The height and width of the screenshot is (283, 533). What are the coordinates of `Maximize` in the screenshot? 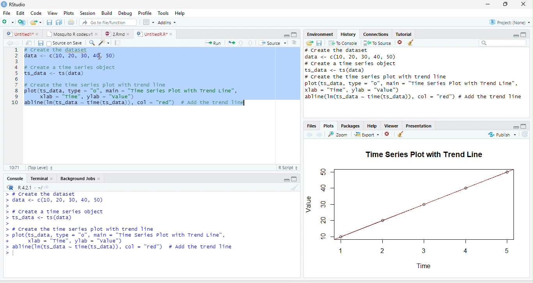 It's located at (295, 179).